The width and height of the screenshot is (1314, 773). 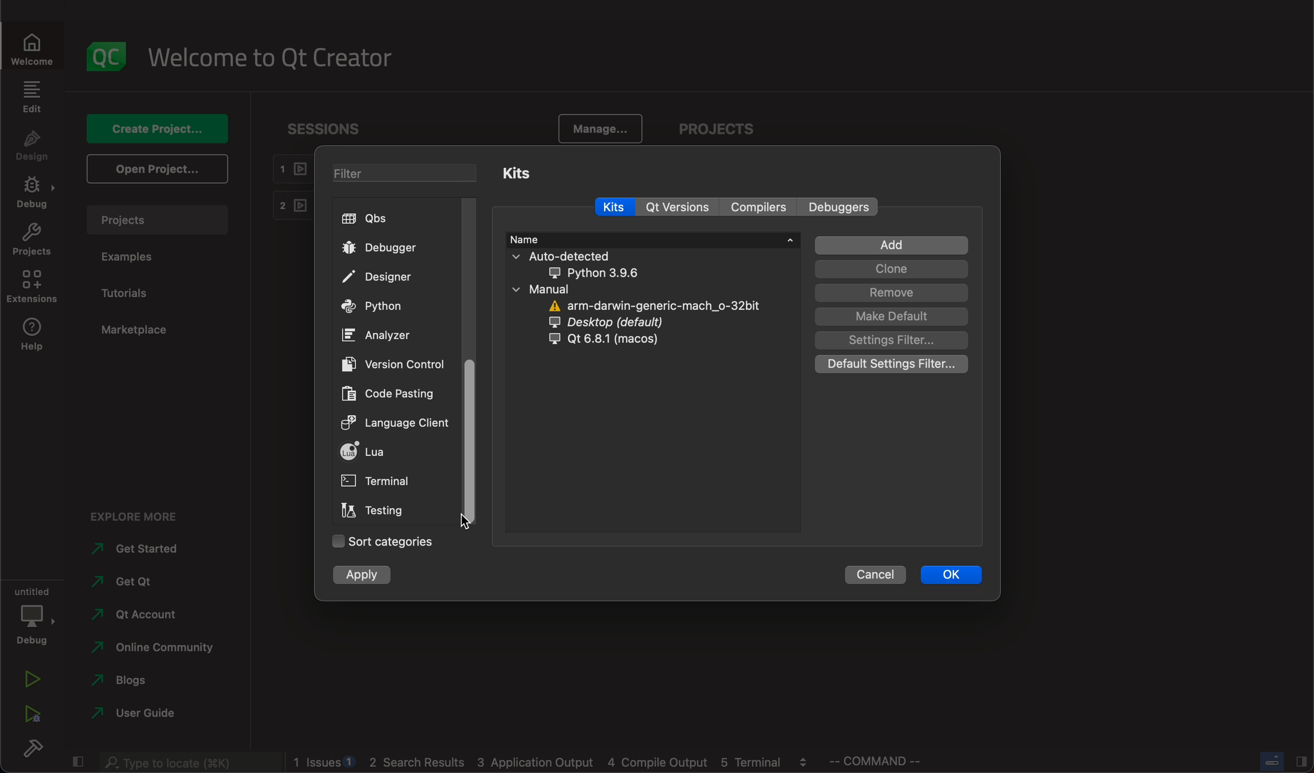 I want to click on welcome, so click(x=269, y=58).